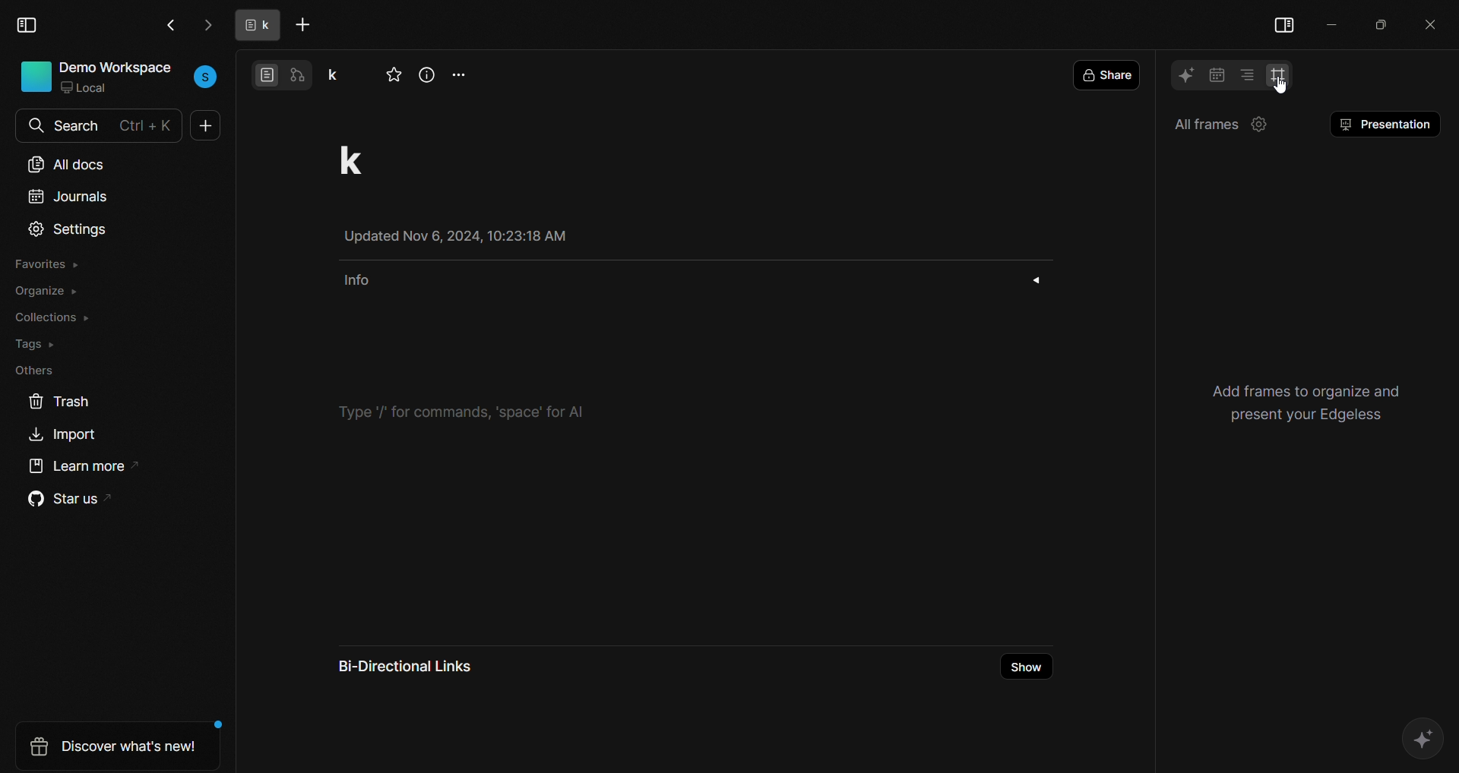 The width and height of the screenshot is (1459, 773). Describe the element at coordinates (369, 159) in the screenshot. I see `project title` at that location.